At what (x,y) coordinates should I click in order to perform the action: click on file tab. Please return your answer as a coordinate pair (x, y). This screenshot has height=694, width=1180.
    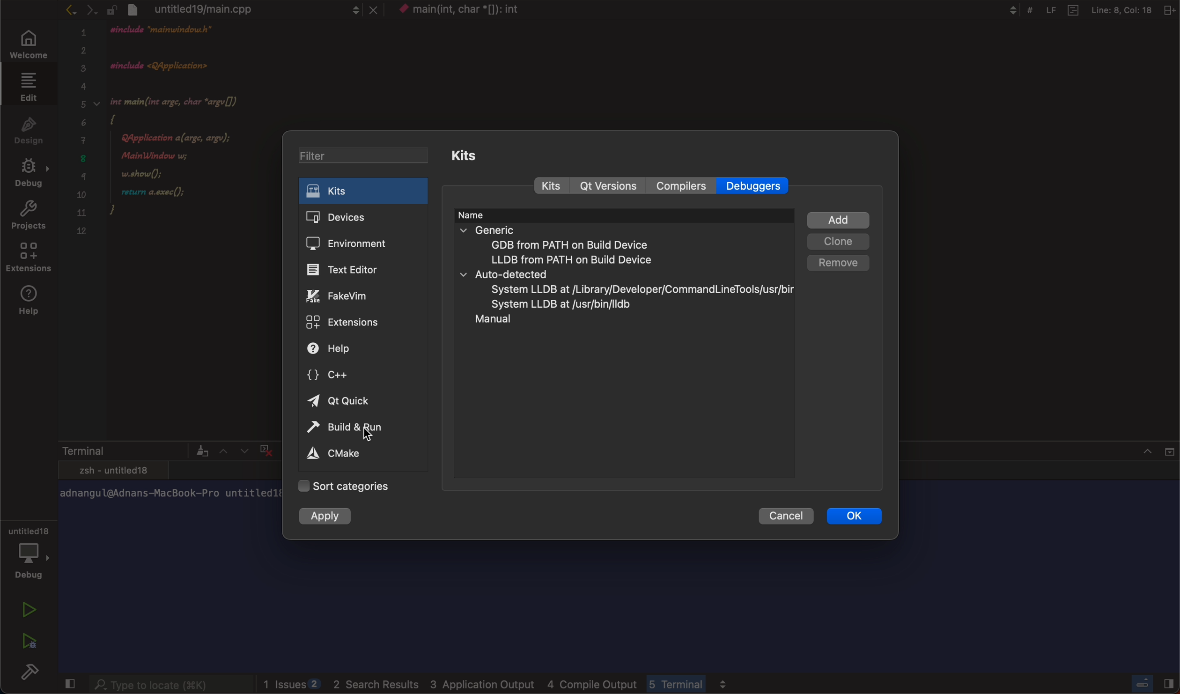
    Looking at the image, I should click on (252, 9).